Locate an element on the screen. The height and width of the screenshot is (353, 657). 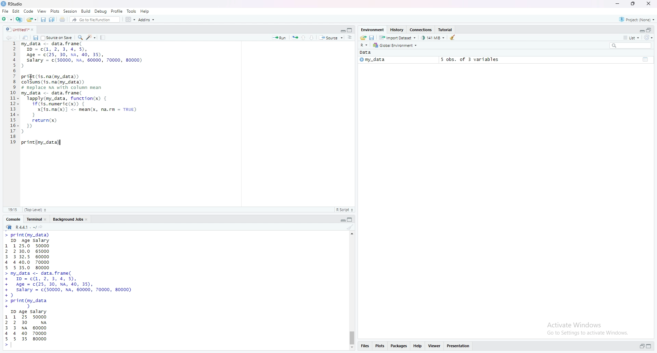
collapse is located at coordinates (646, 59).